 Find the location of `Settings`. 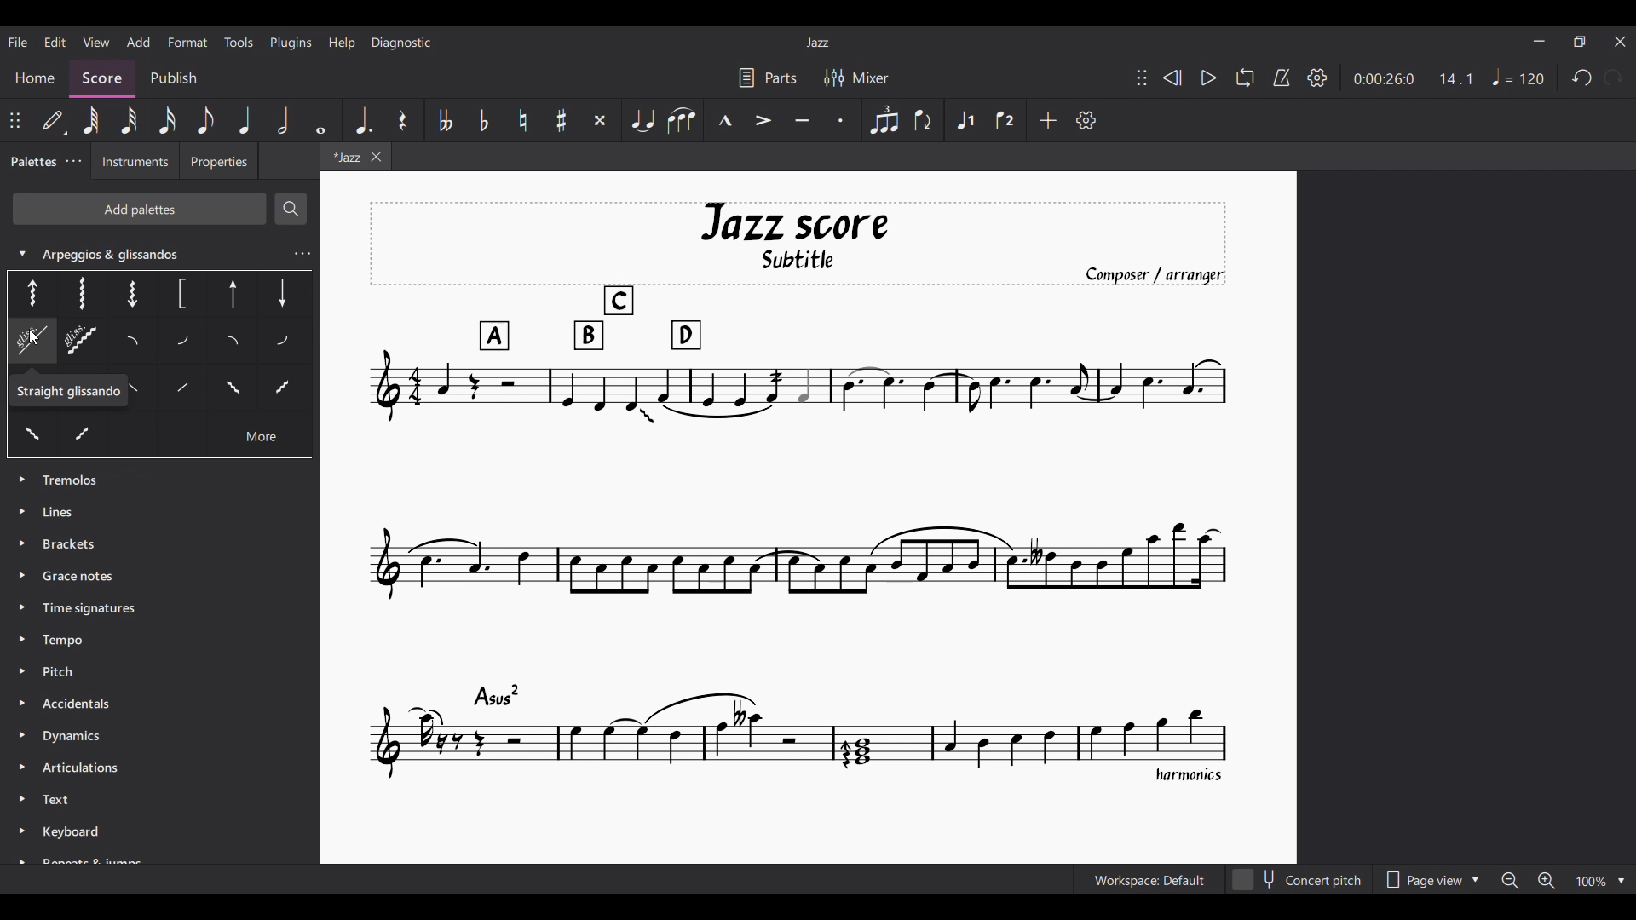

Settings is located at coordinates (1317, 78).